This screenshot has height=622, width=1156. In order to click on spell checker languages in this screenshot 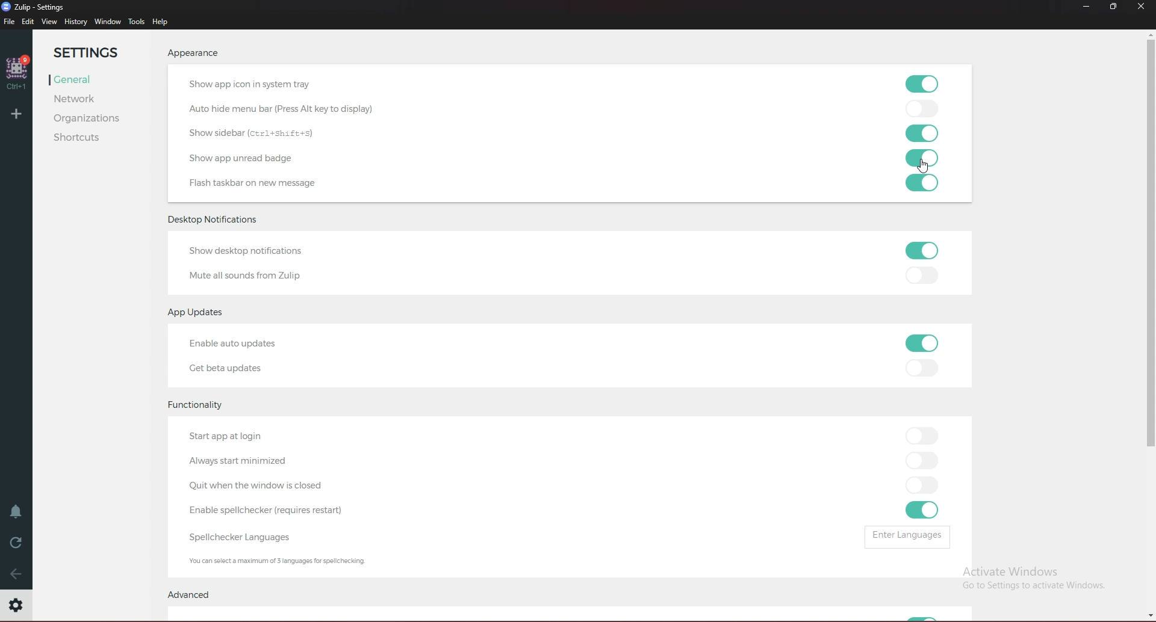, I will do `click(250, 538)`.